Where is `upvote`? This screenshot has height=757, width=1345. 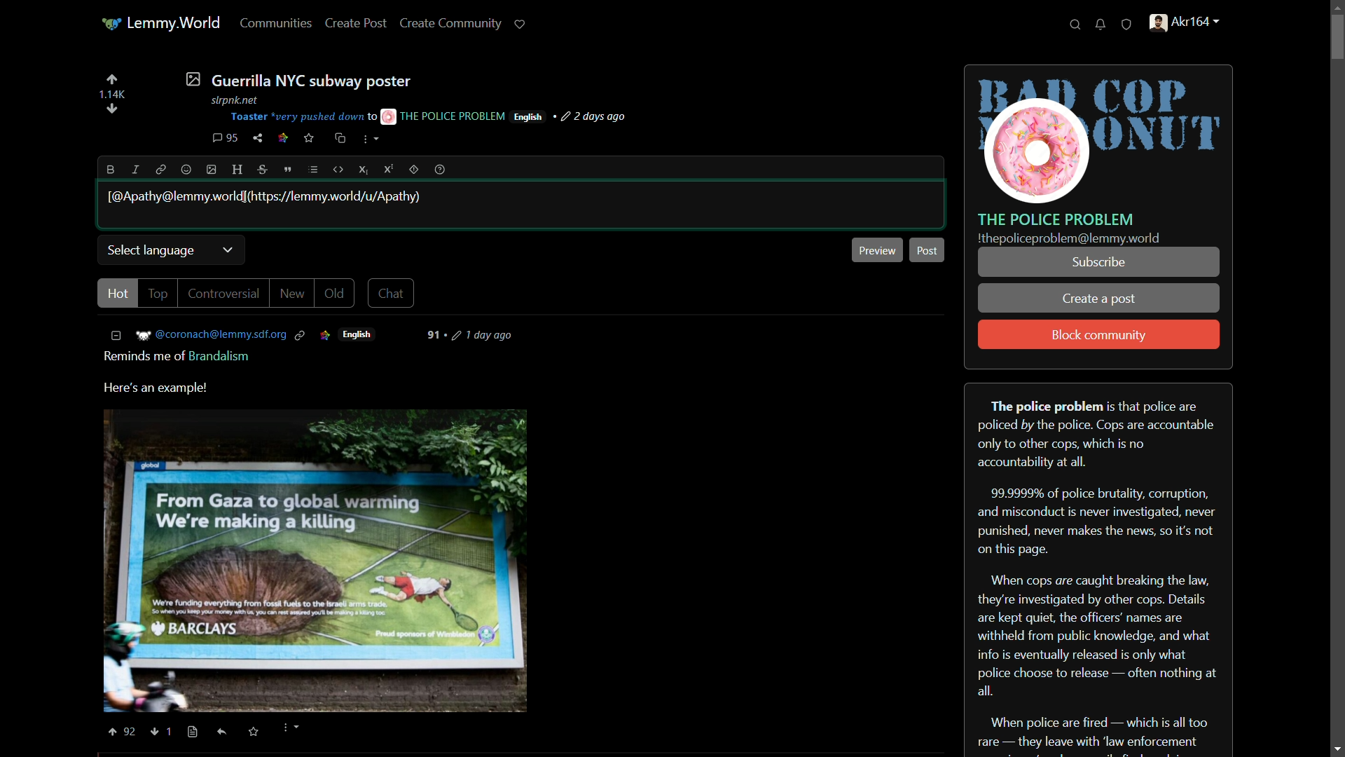
upvote is located at coordinates (111, 79).